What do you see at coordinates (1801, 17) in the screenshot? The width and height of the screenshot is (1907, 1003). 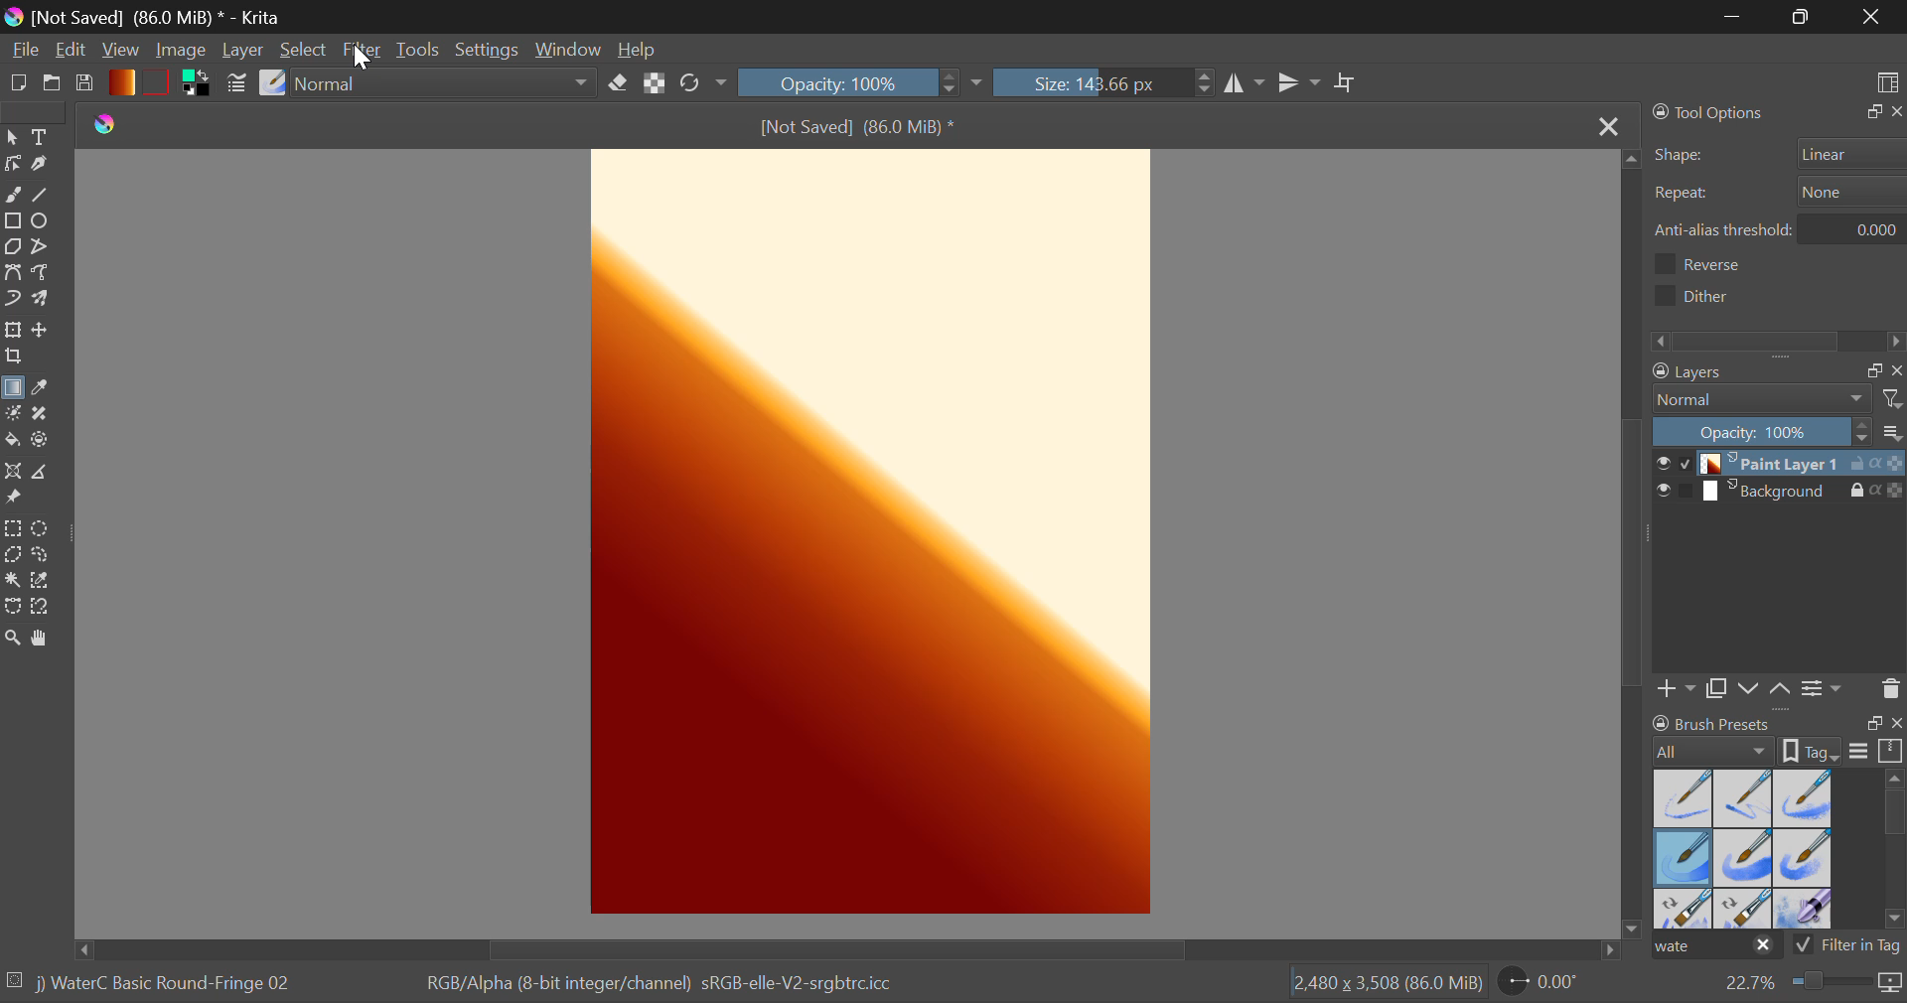 I see `Minimize` at bounding box center [1801, 17].